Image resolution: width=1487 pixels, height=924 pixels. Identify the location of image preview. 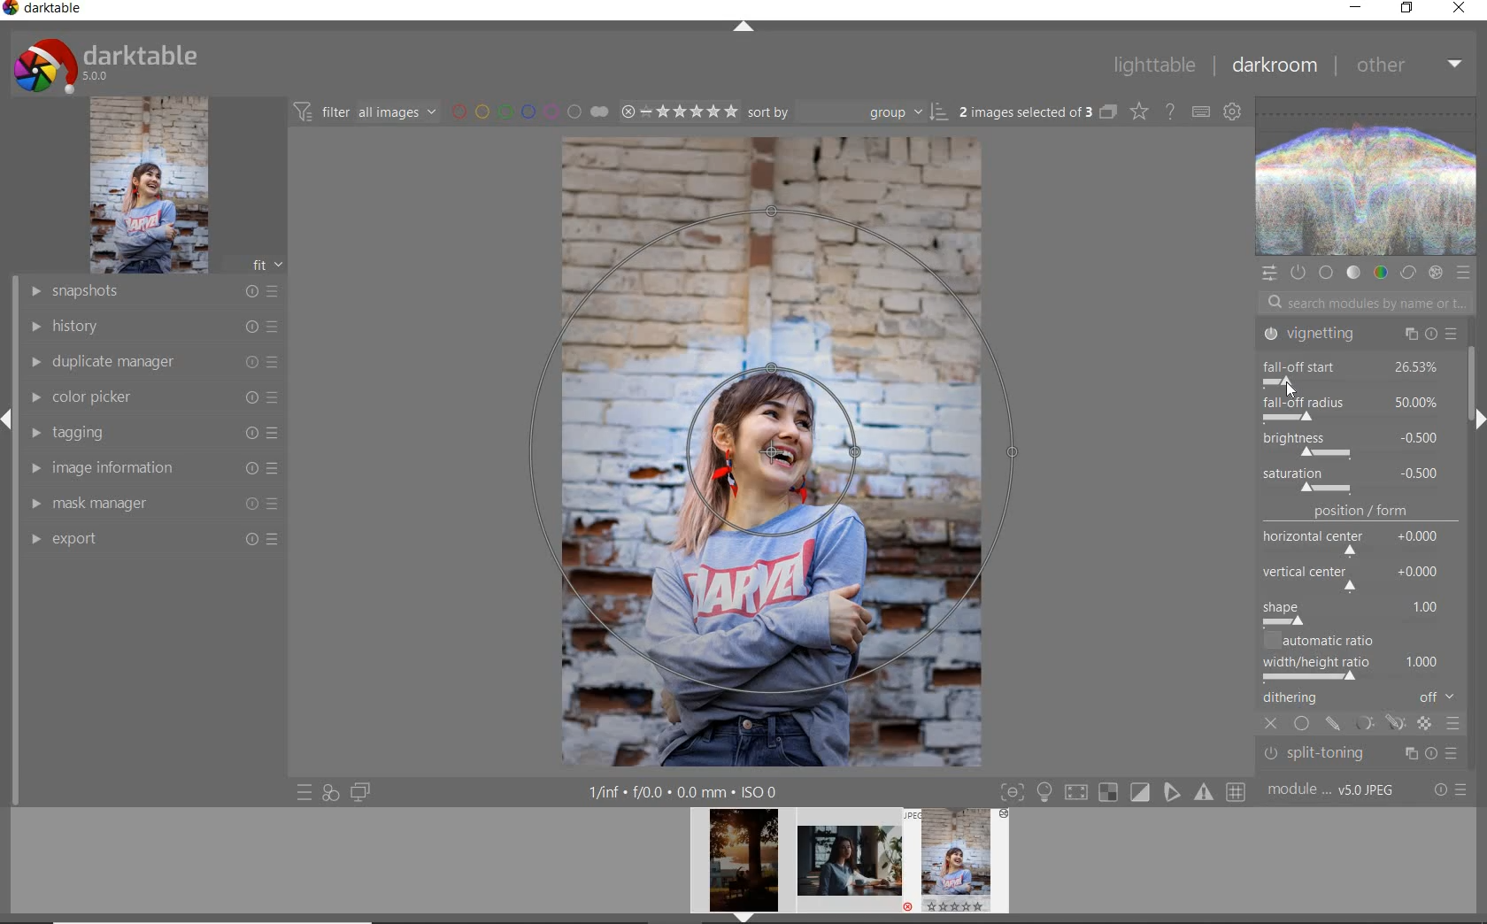
(850, 866).